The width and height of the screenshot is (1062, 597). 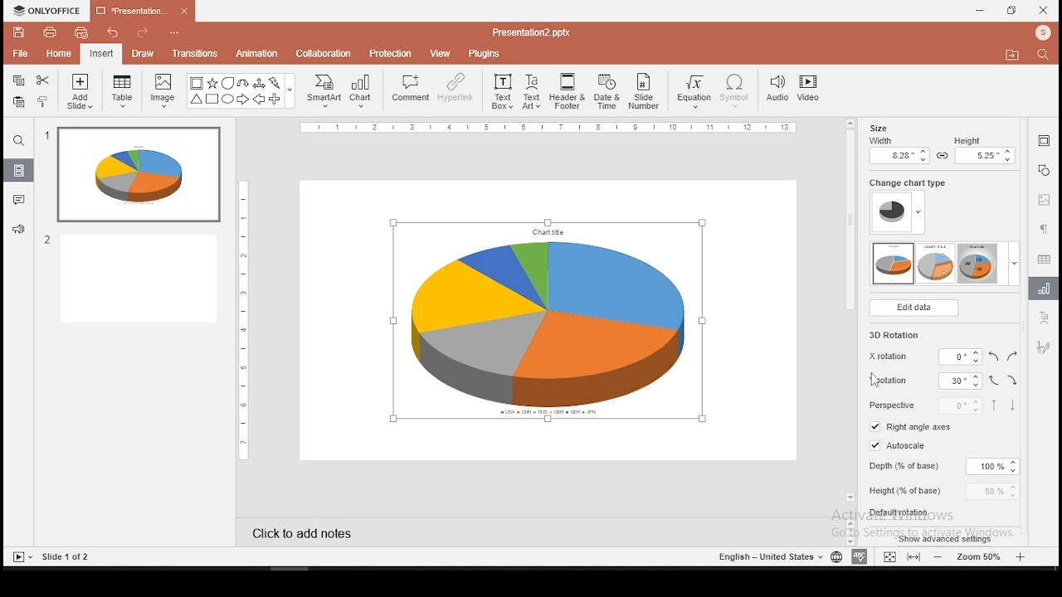 I want to click on paragraph settings, so click(x=1044, y=228).